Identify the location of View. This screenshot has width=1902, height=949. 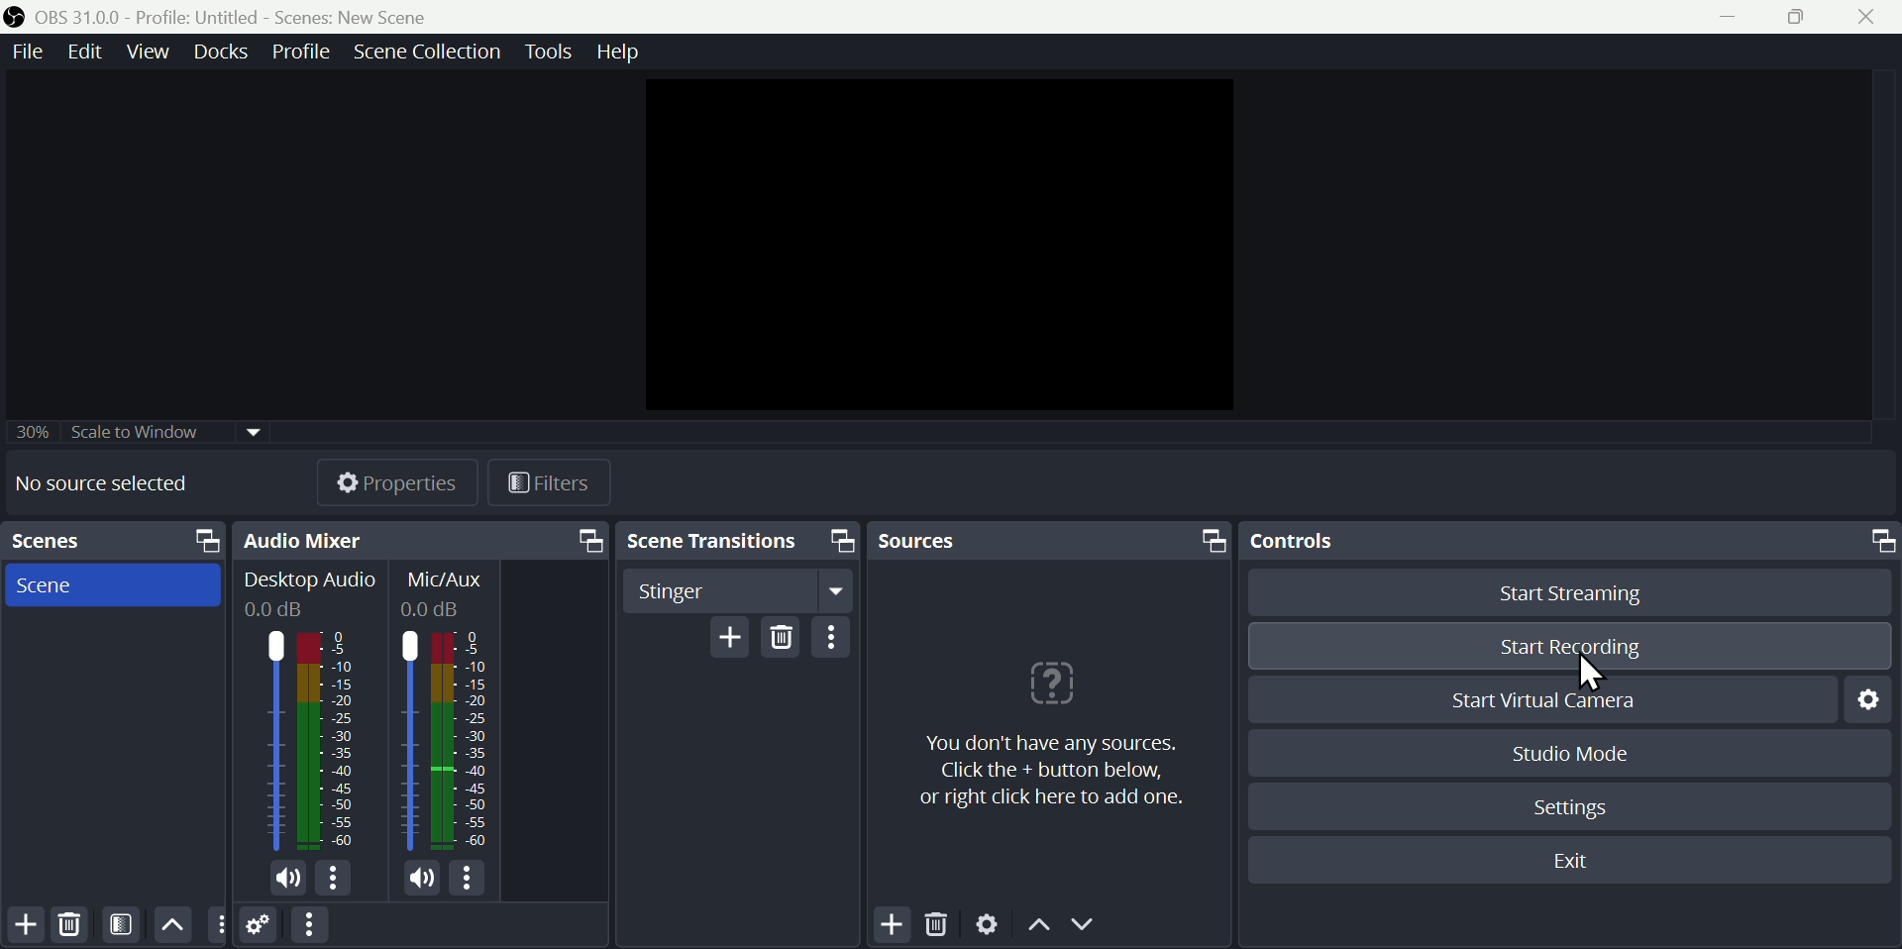
(149, 56).